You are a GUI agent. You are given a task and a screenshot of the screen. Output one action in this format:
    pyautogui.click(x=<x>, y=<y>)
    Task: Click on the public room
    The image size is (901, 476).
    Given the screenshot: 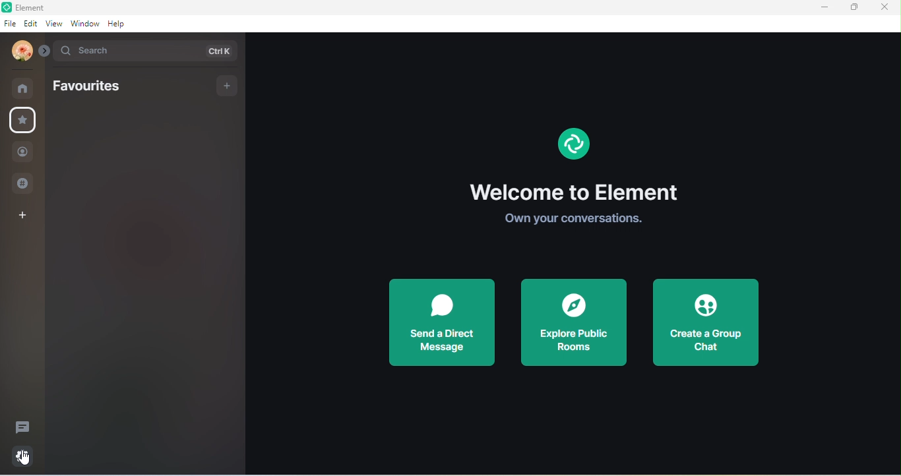 What is the action you would take?
    pyautogui.click(x=22, y=183)
    